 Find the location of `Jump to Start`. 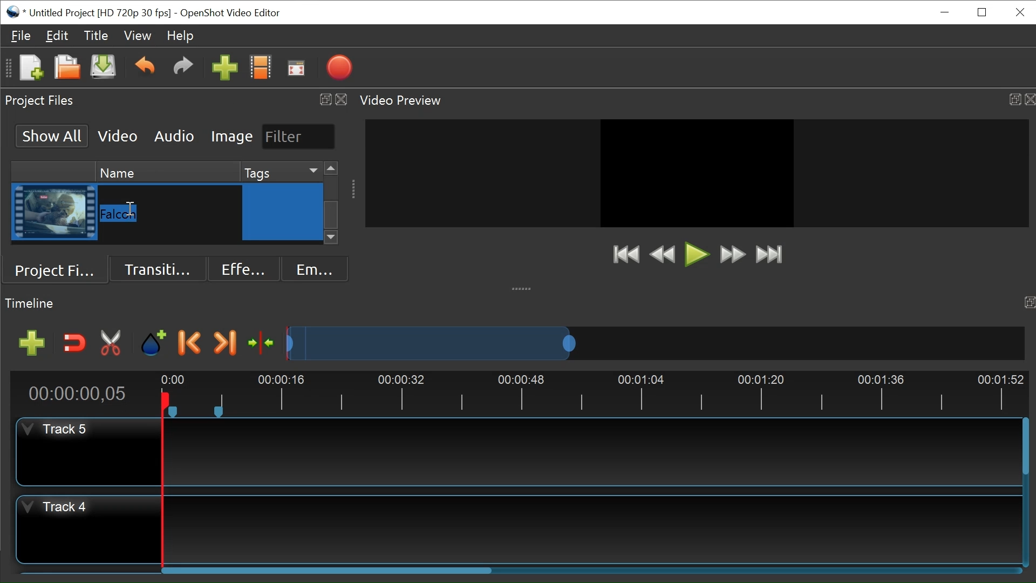

Jump to Start is located at coordinates (625, 255).